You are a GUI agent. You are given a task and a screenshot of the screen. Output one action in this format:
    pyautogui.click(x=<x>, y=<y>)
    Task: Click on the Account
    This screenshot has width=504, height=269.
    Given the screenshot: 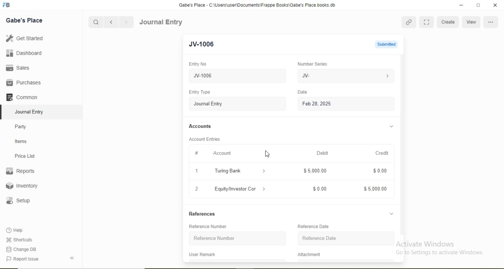 What is the action you would take?
    pyautogui.click(x=222, y=153)
    